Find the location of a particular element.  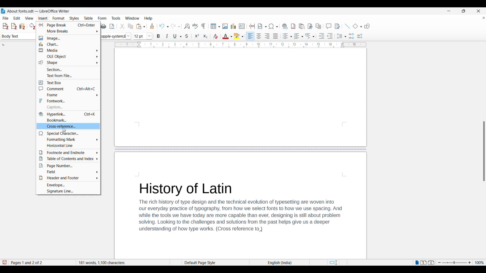

Horizontal ruler is located at coordinates (241, 45).